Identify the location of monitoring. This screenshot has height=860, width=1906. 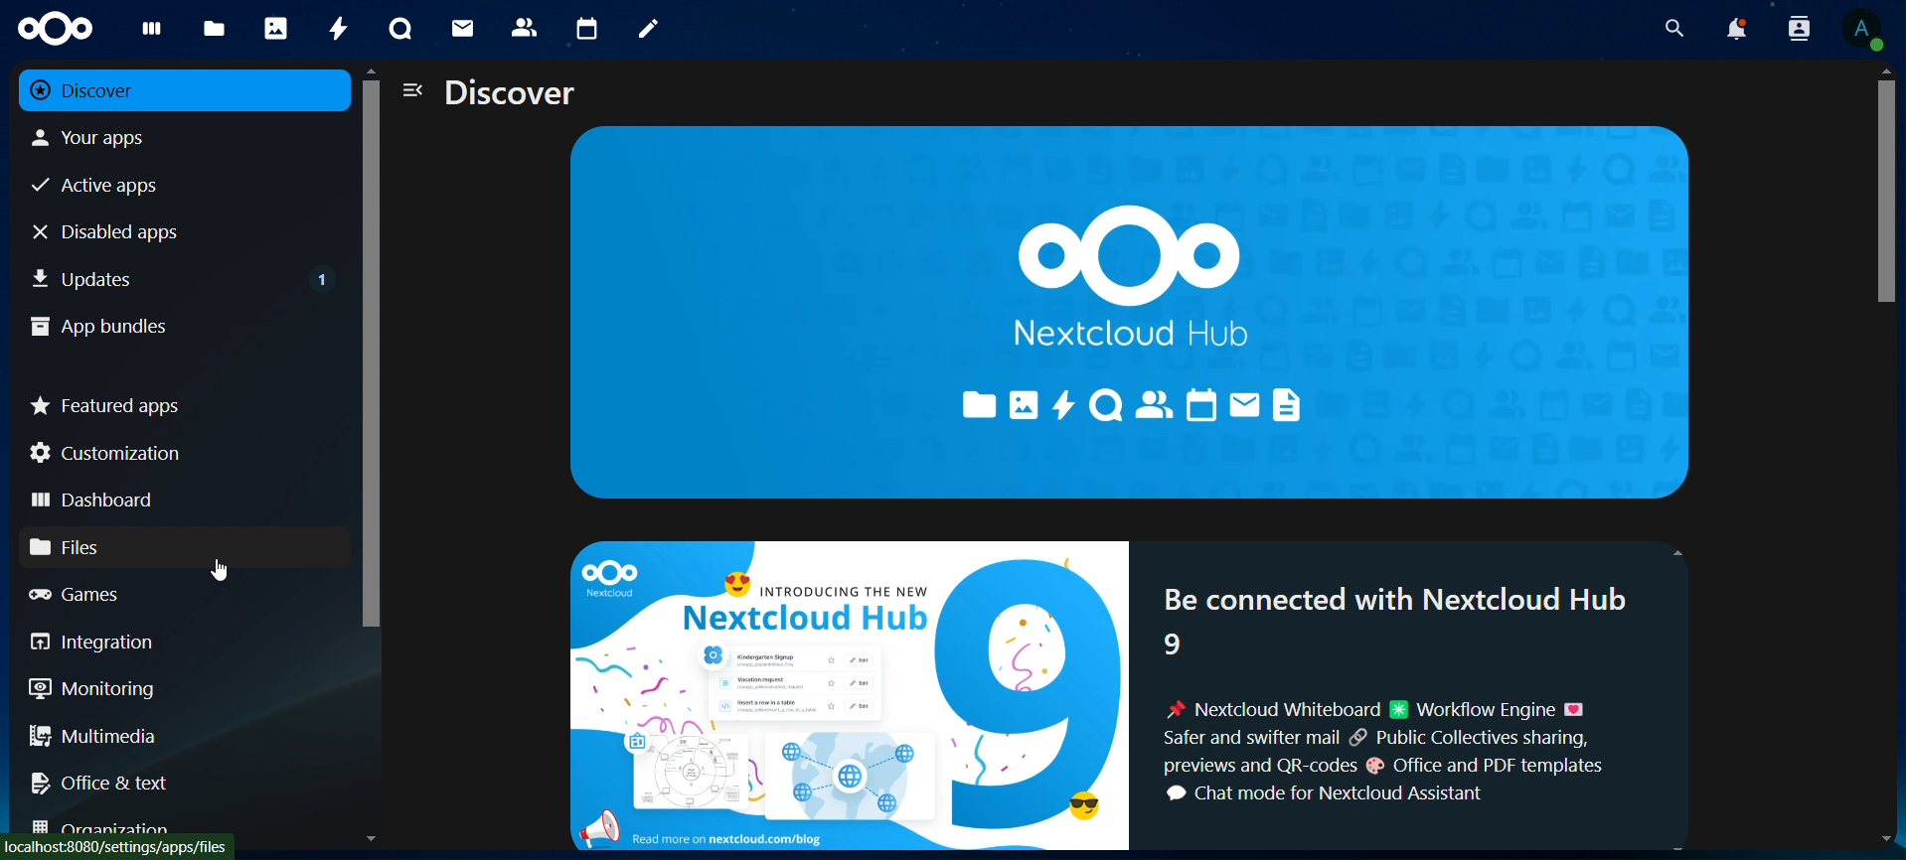
(93, 687).